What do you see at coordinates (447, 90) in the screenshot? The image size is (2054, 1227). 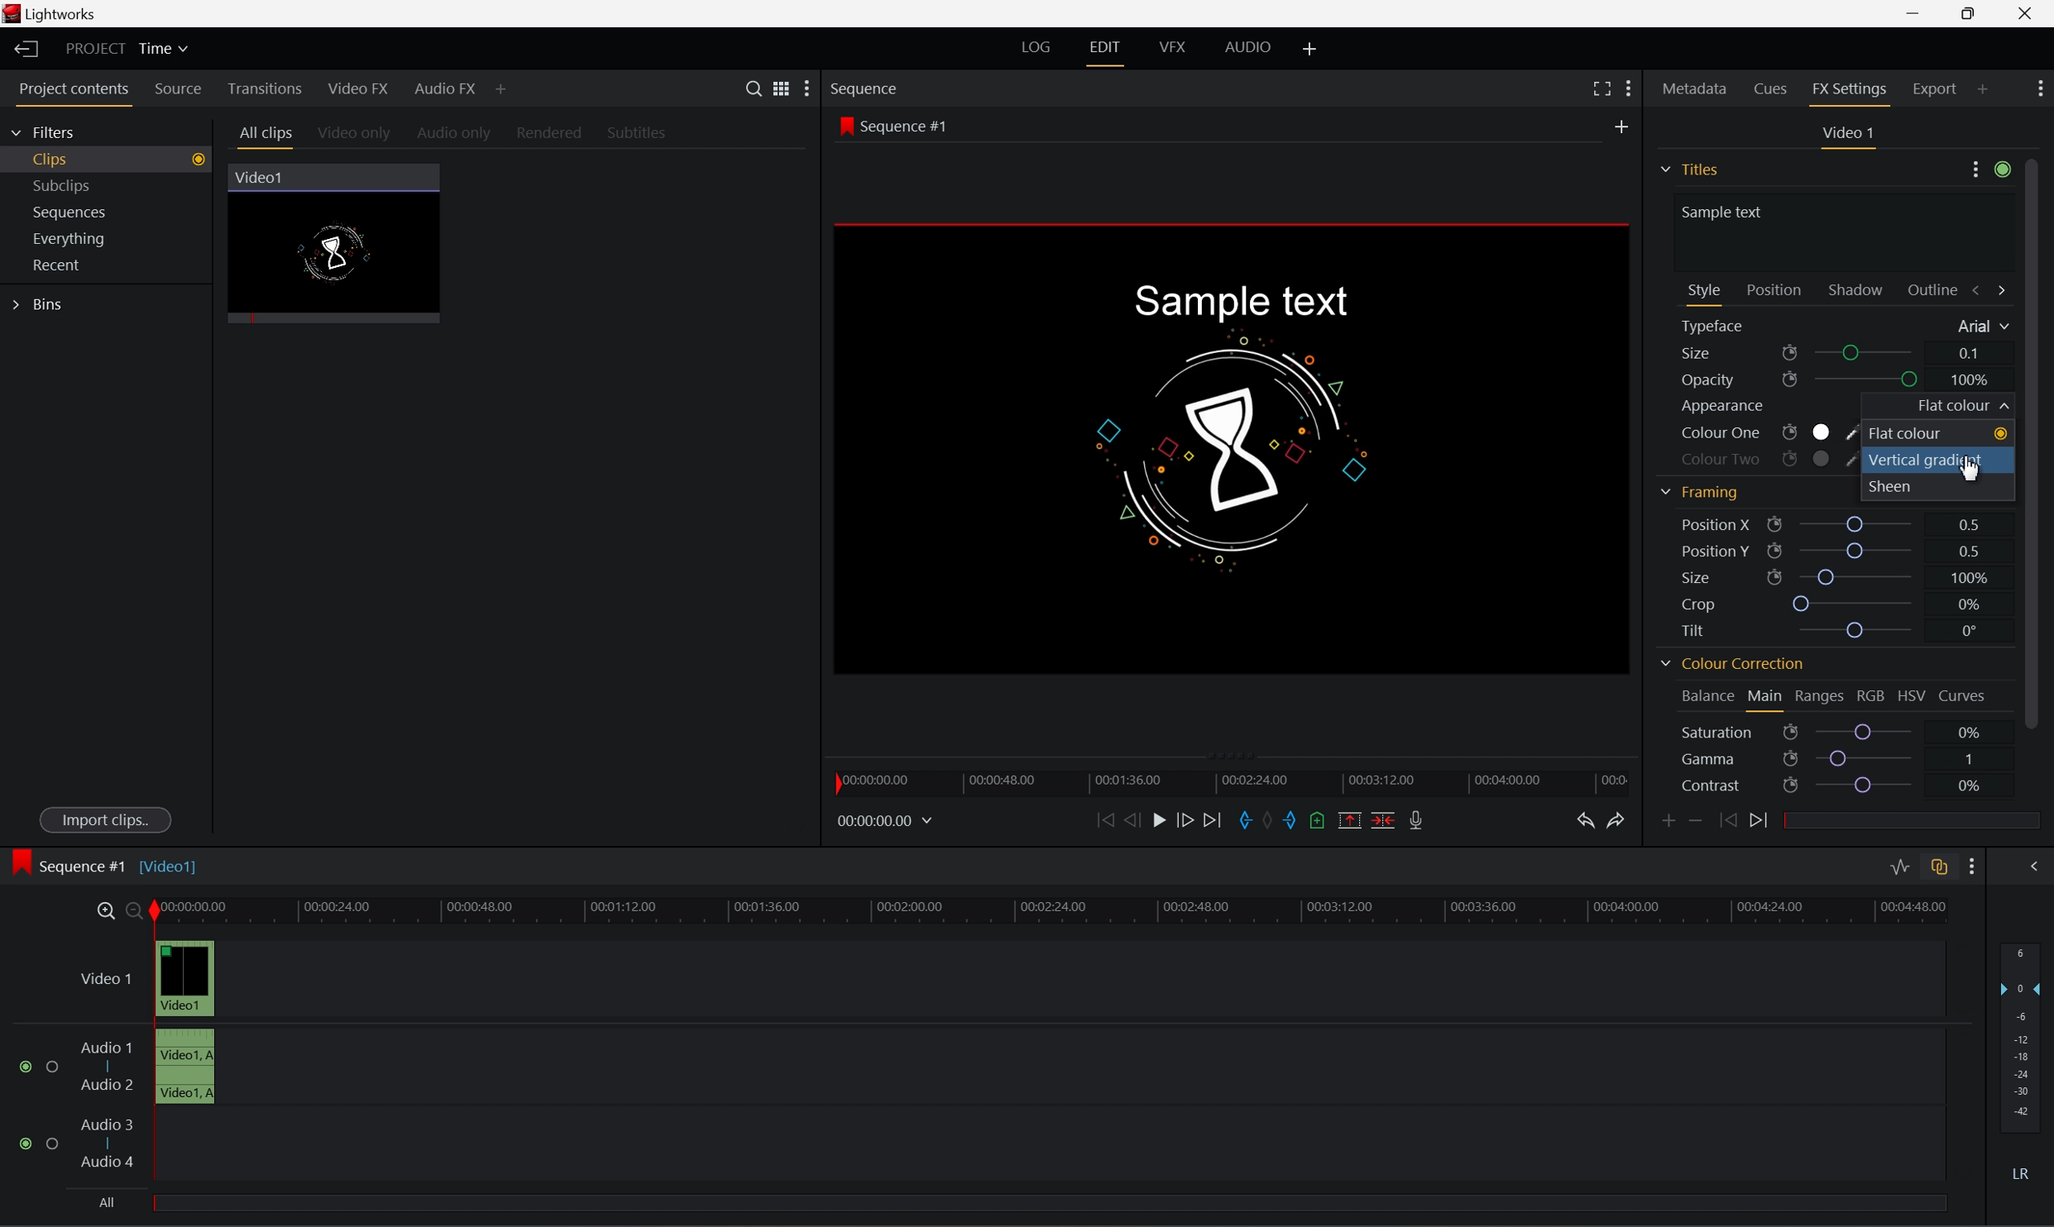 I see `Audio FX` at bounding box center [447, 90].